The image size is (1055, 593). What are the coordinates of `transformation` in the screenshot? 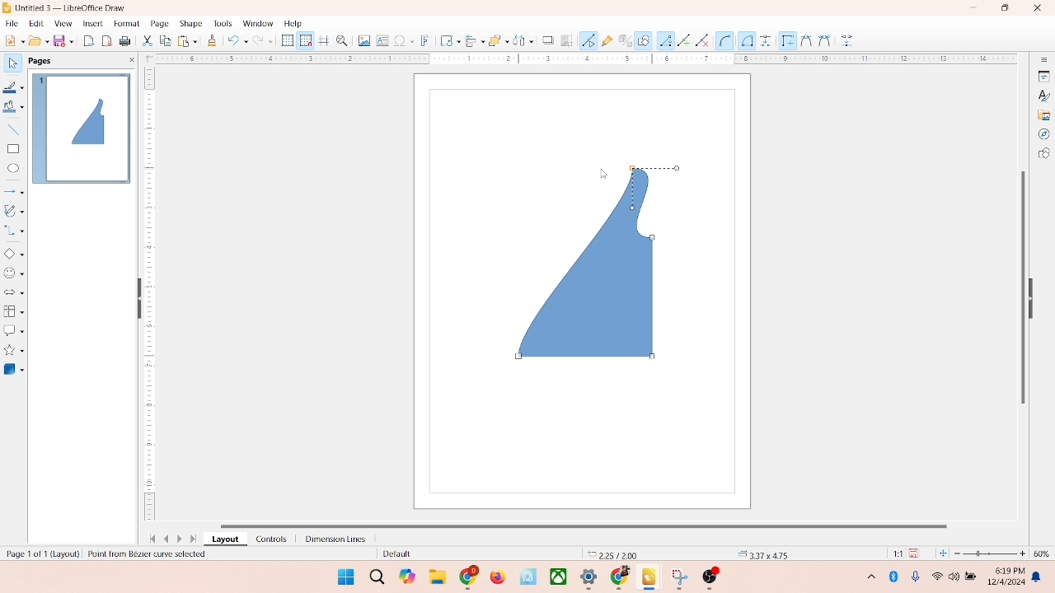 It's located at (446, 40).